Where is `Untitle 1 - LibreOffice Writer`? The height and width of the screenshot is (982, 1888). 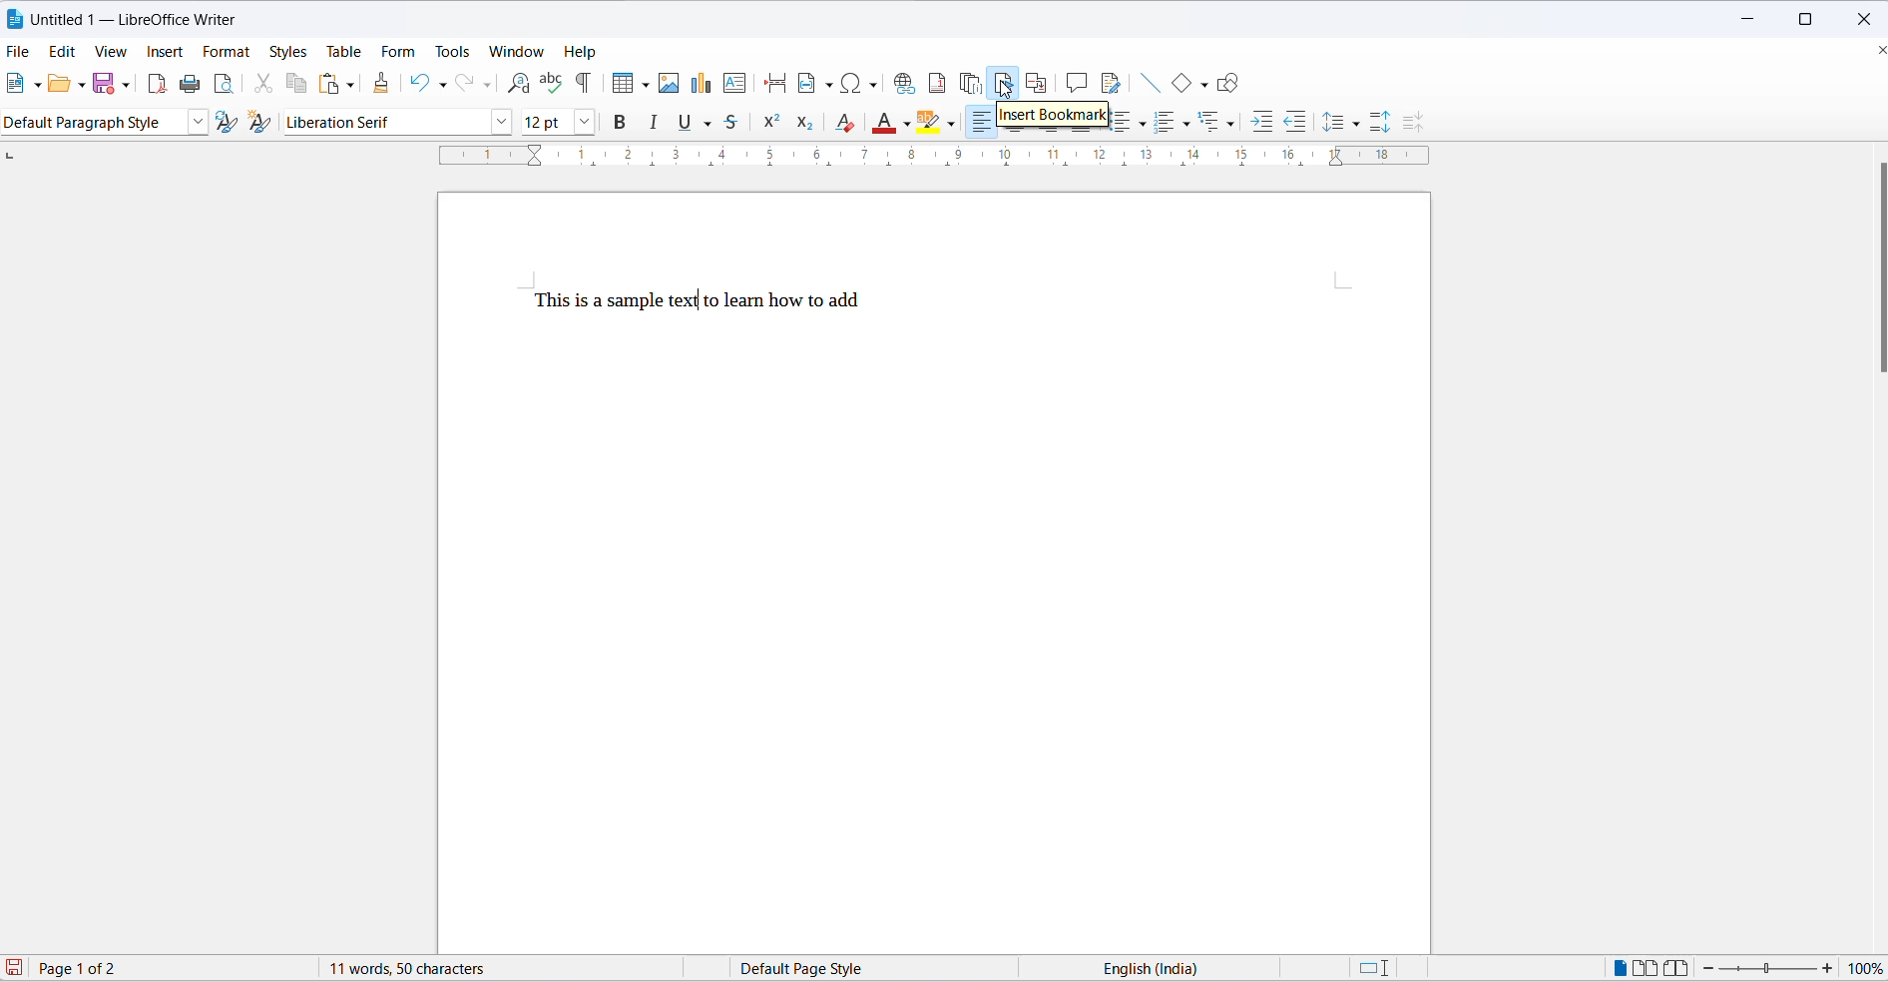 Untitle 1 - LibreOffice Writer is located at coordinates (143, 19).